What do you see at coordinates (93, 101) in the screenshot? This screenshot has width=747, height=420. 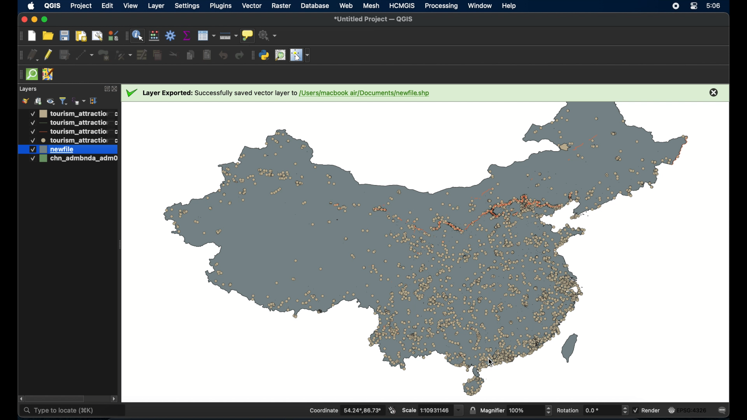 I see `collapse all` at bounding box center [93, 101].